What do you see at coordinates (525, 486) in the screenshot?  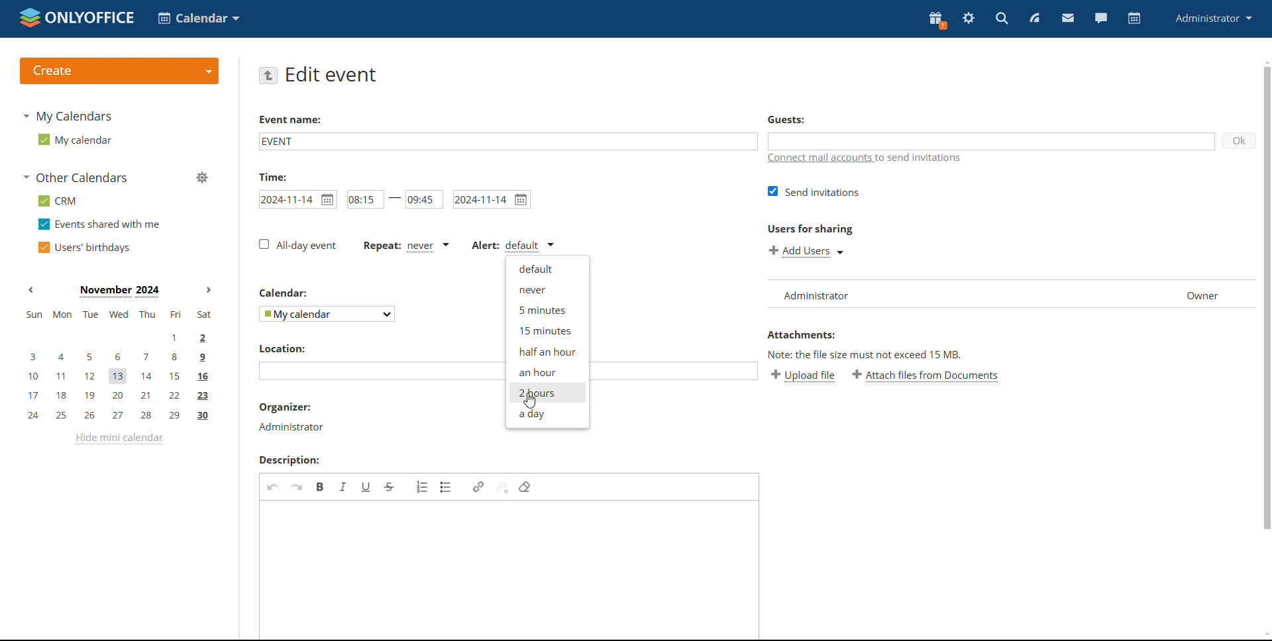 I see `remove format` at bounding box center [525, 486].